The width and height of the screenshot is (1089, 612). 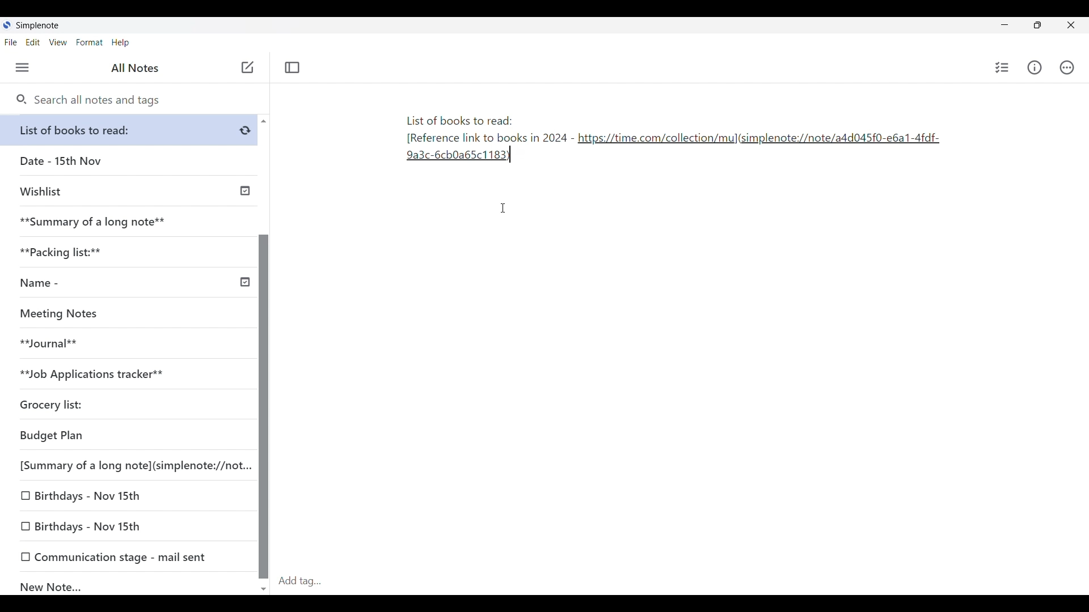 What do you see at coordinates (133, 284) in the screenshot?
I see `Name -` at bounding box center [133, 284].